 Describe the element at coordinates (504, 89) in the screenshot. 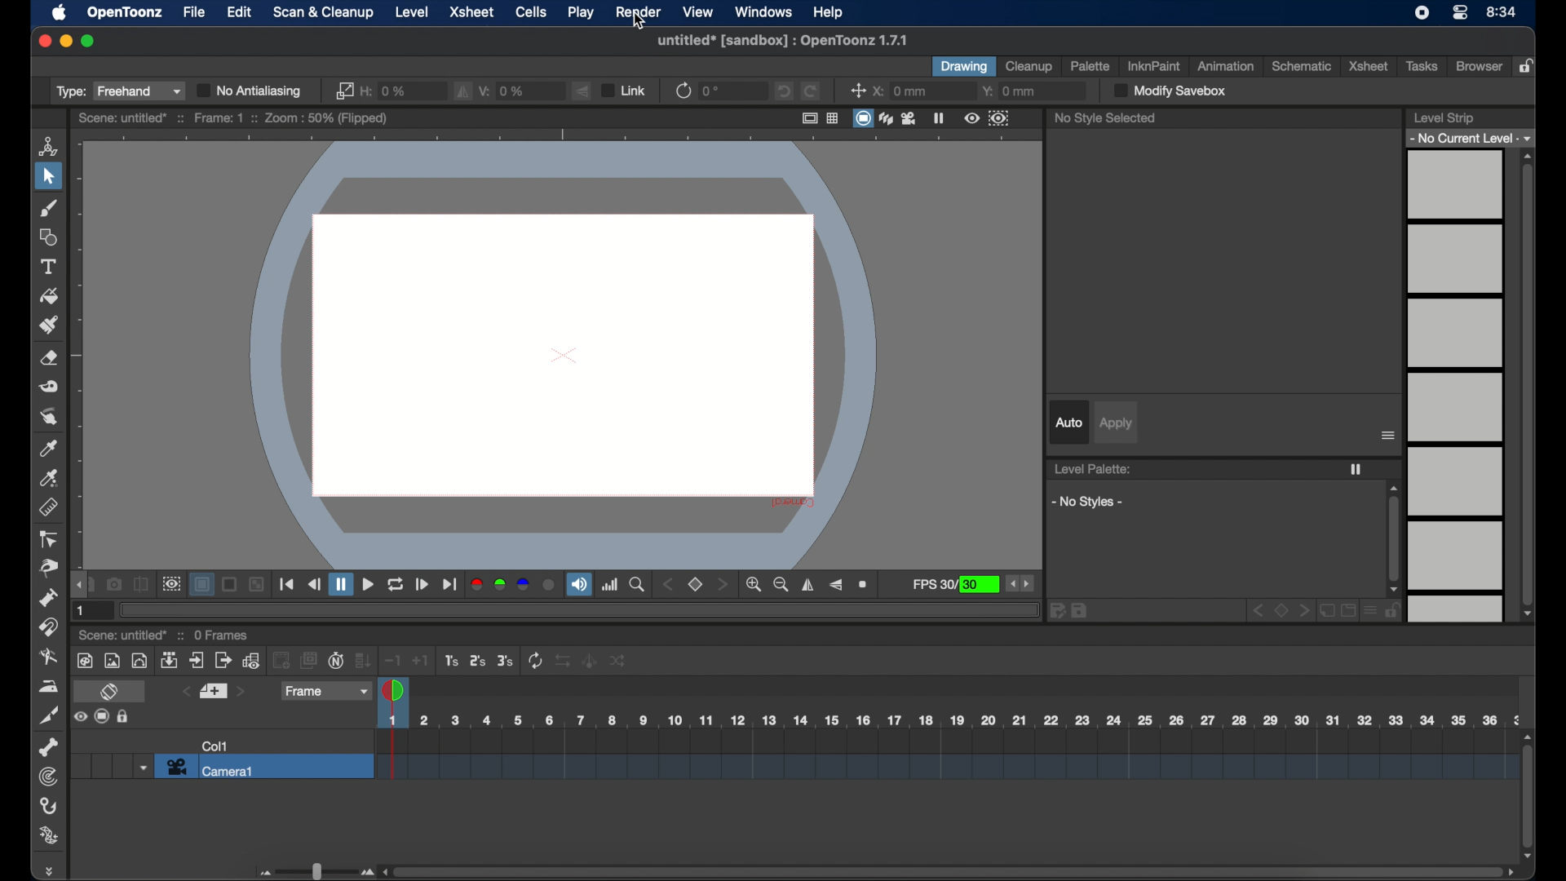

I see `v` at that location.